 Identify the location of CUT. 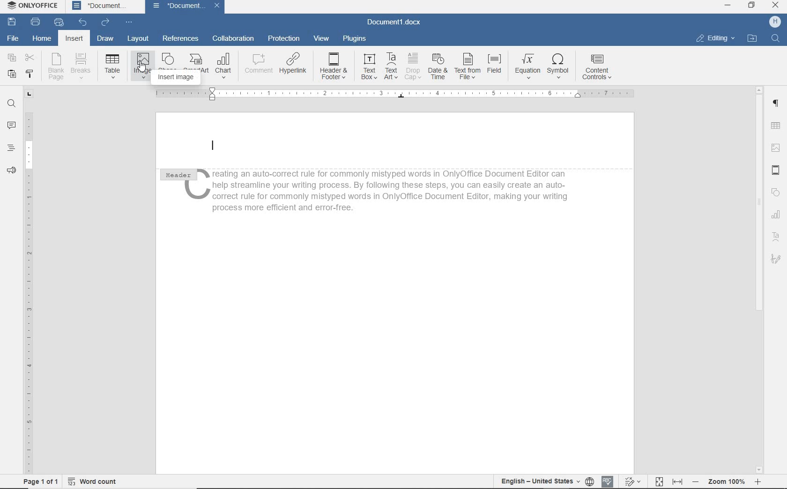
(30, 57).